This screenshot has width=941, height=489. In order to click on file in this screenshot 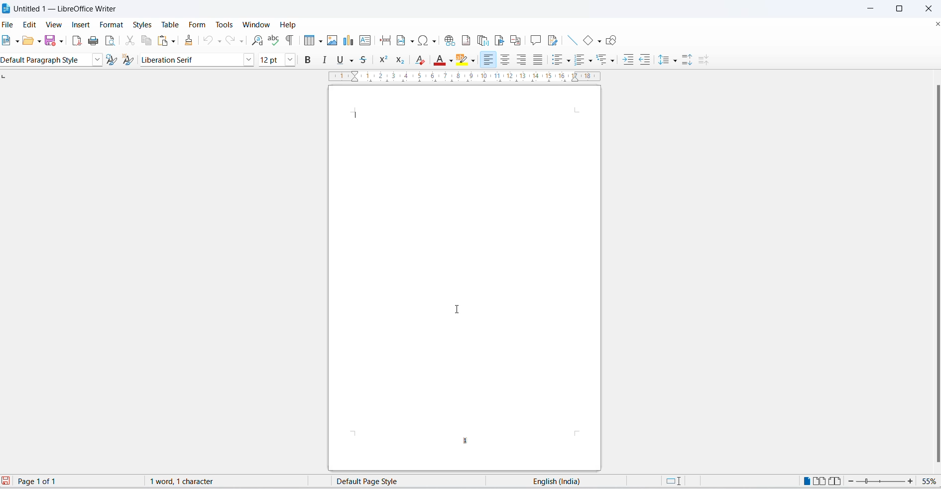, I will do `click(8, 24)`.